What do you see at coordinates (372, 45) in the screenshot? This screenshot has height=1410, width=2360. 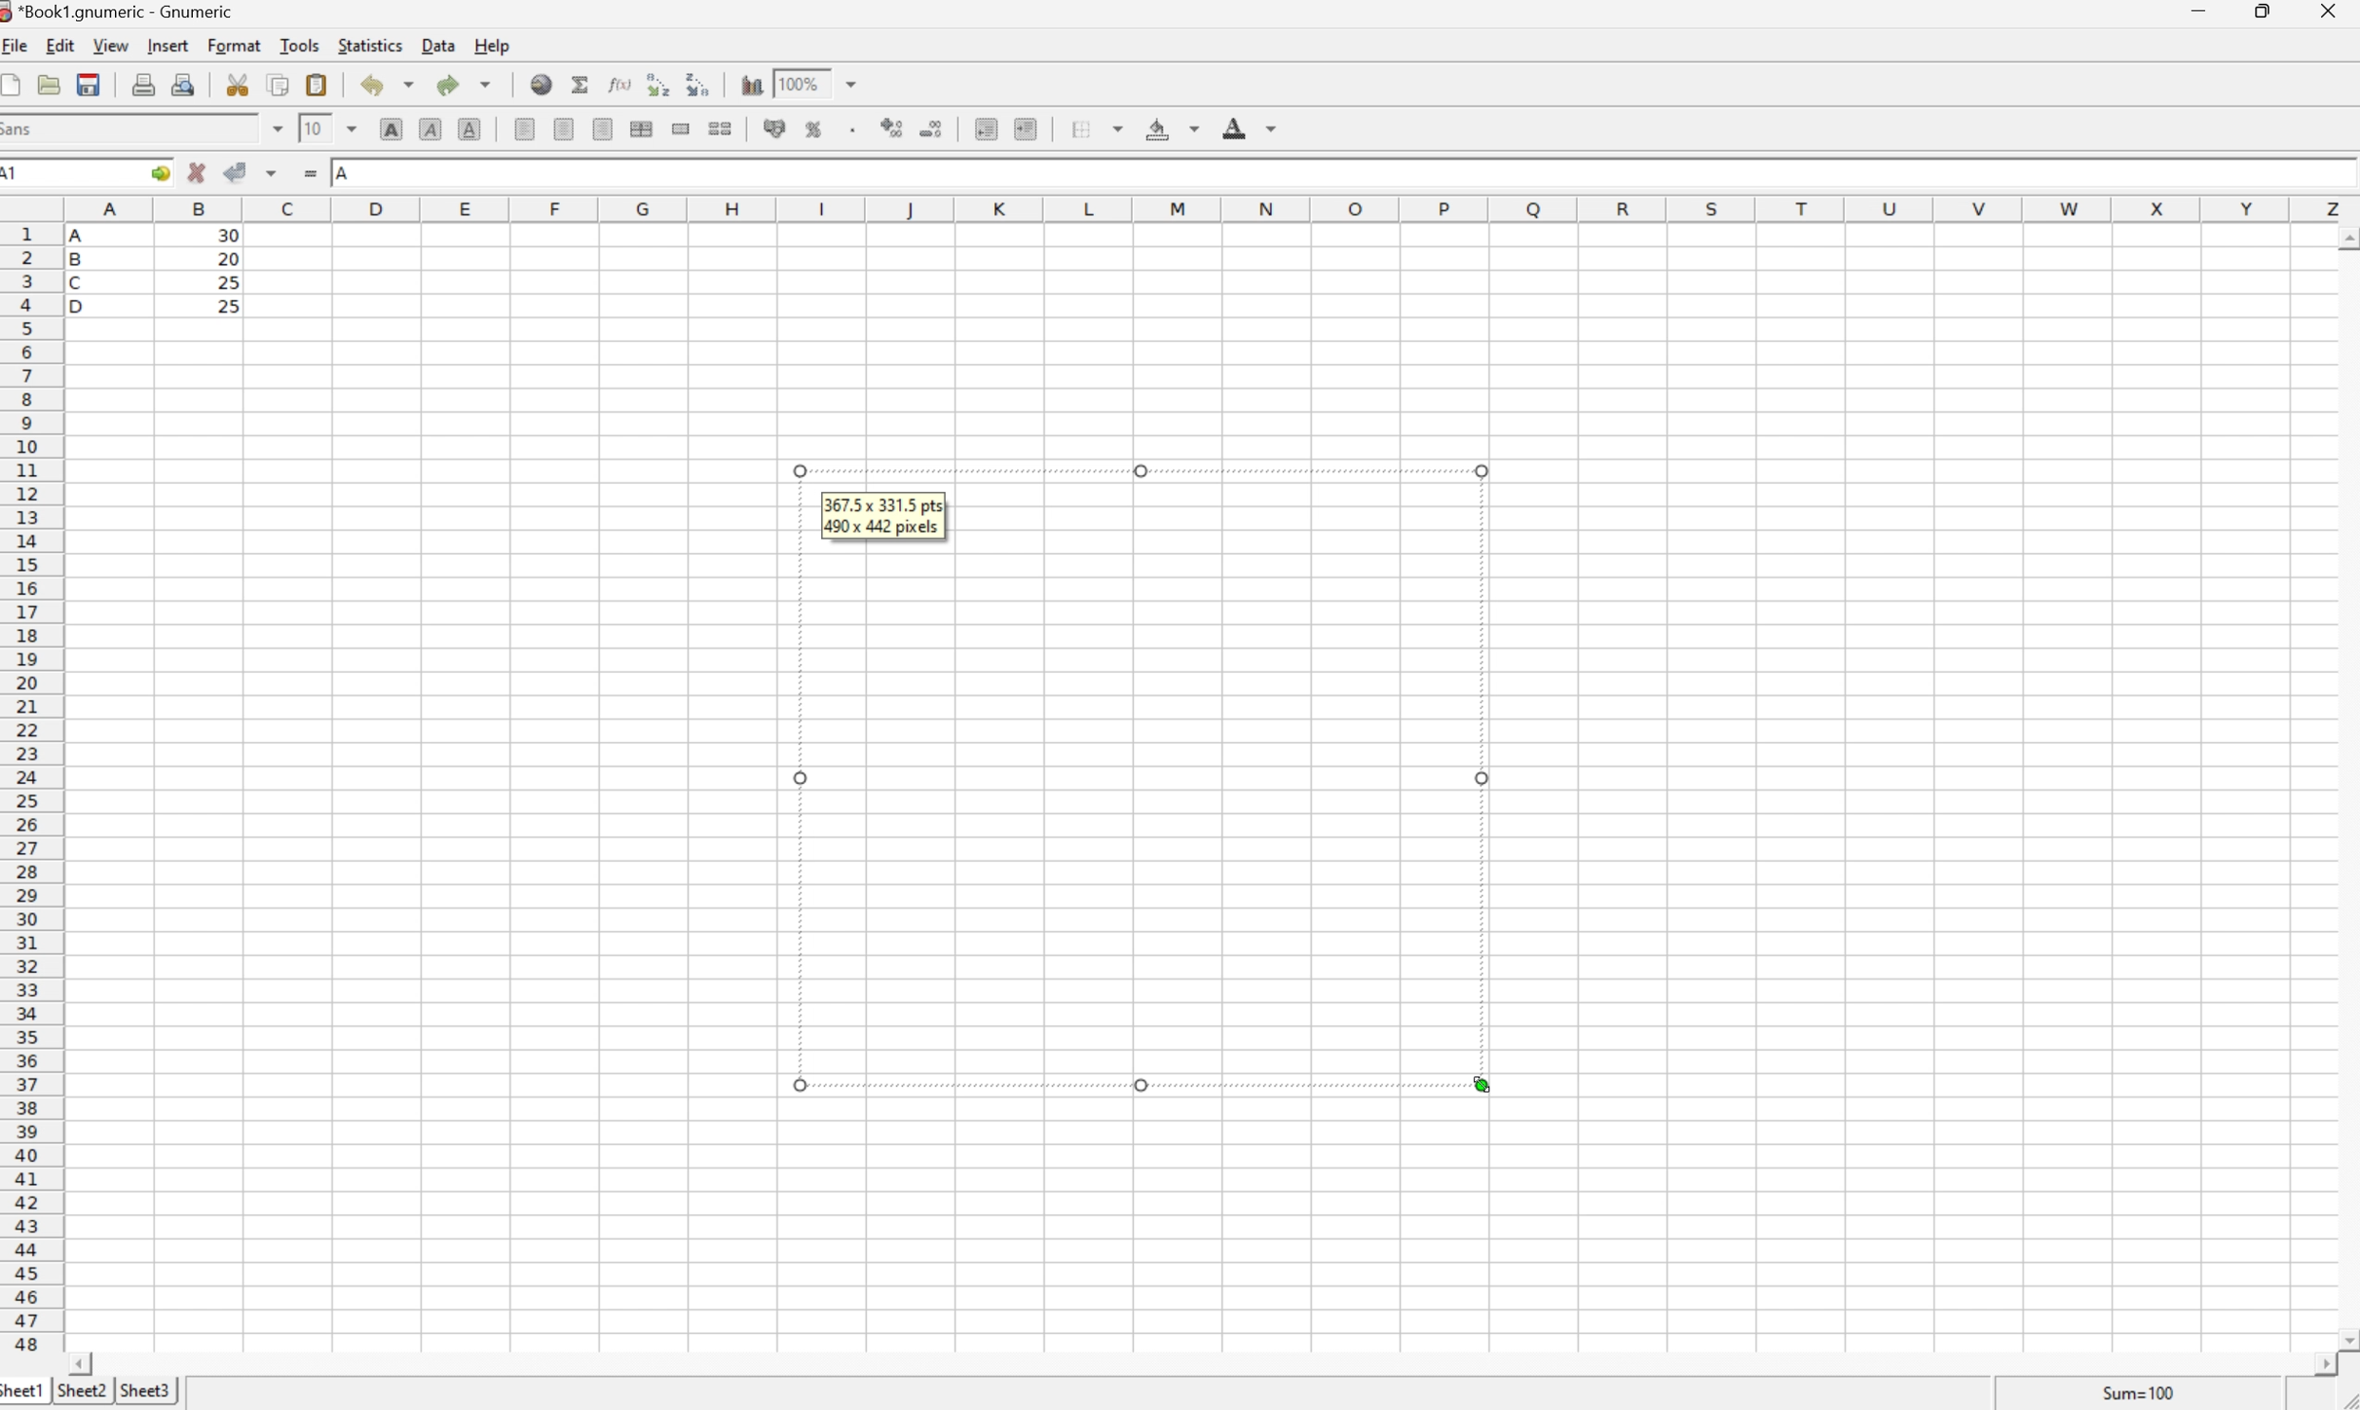 I see `Statistics` at bounding box center [372, 45].